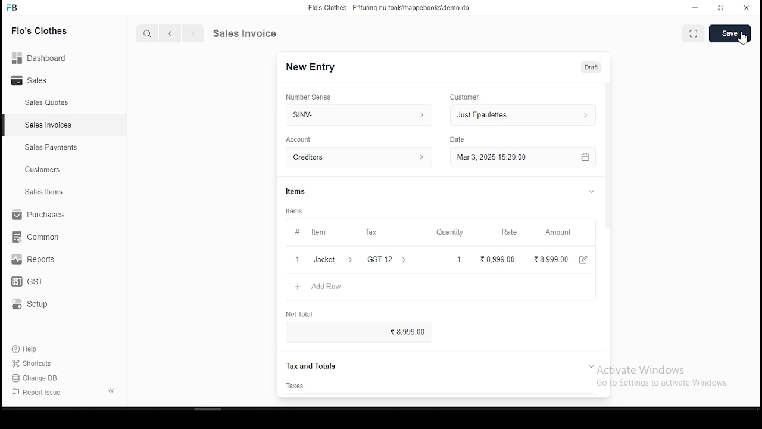 The image size is (762, 429). Describe the element at coordinates (45, 170) in the screenshot. I see `customers` at that location.